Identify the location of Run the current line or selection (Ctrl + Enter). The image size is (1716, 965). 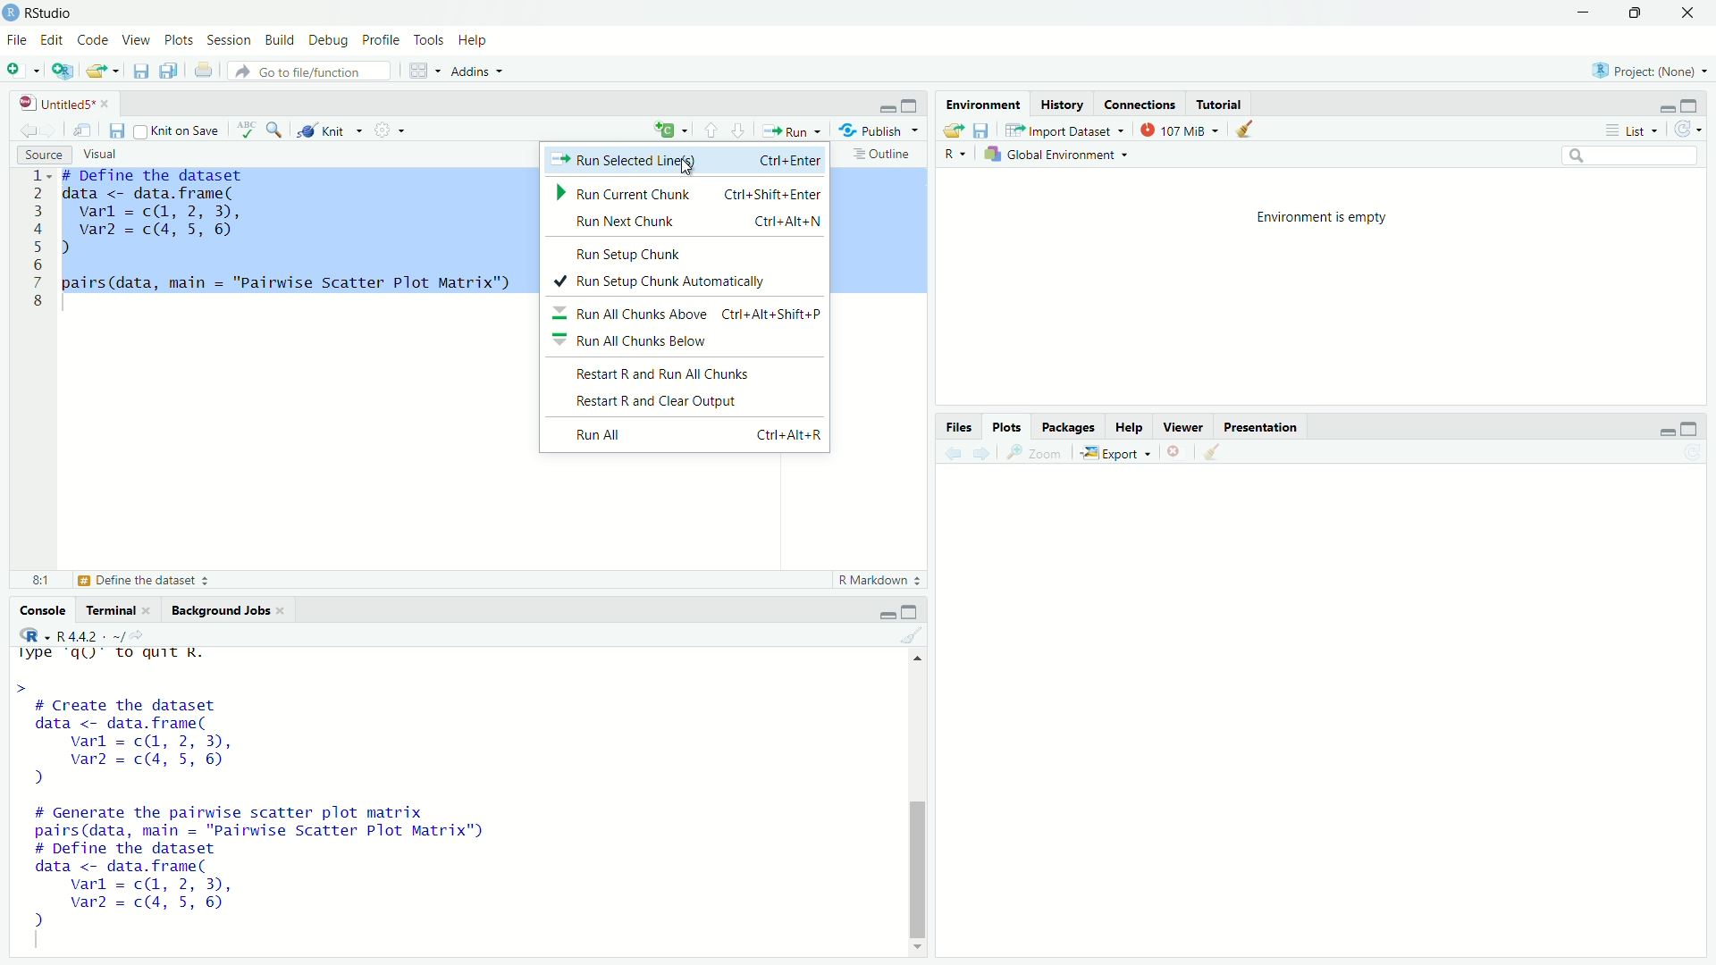
(789, 129).